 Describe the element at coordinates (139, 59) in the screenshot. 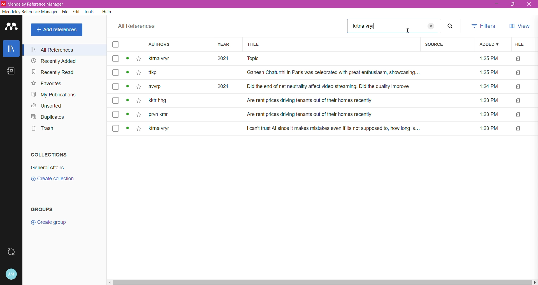

I see `Click to add the reference to favorites` at that location.